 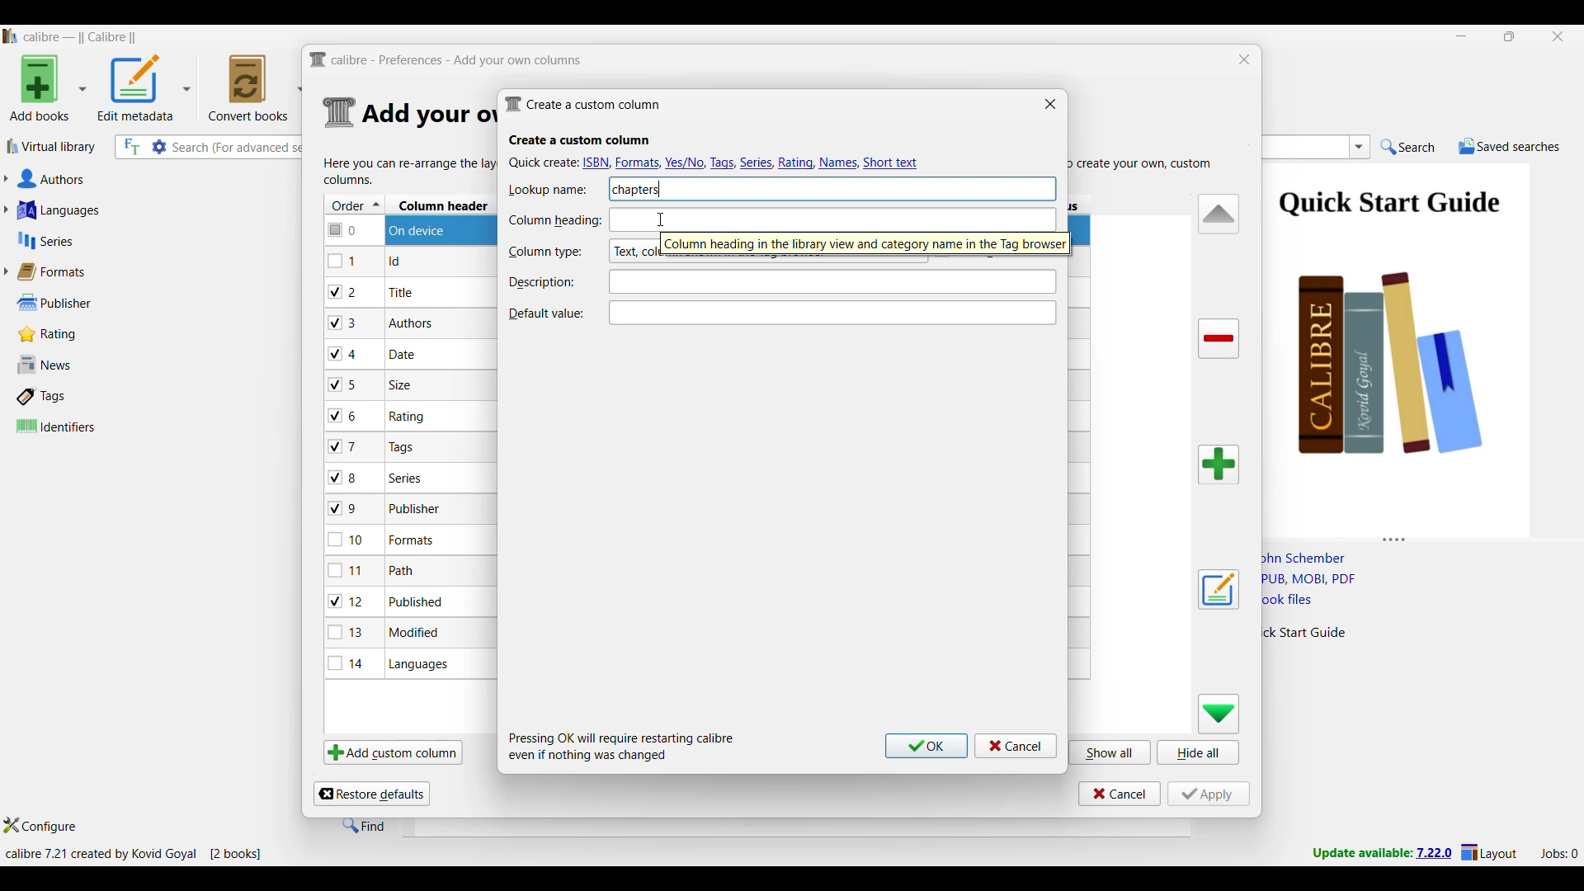 I want to click on Section details, so click(x=427, y=115).